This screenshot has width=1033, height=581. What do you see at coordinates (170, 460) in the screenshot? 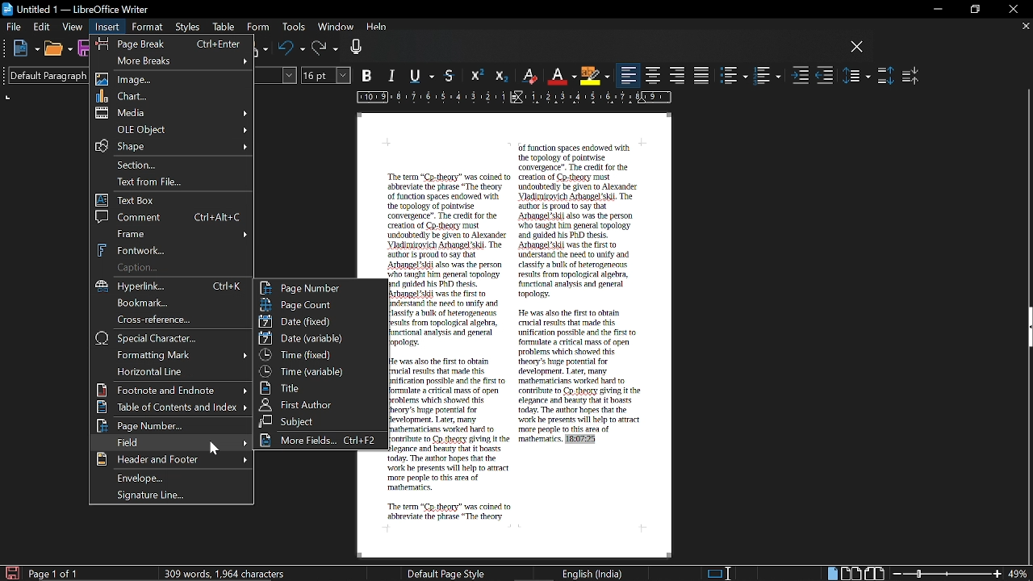
I see `Header and footer` at bounding box center [170, 460].